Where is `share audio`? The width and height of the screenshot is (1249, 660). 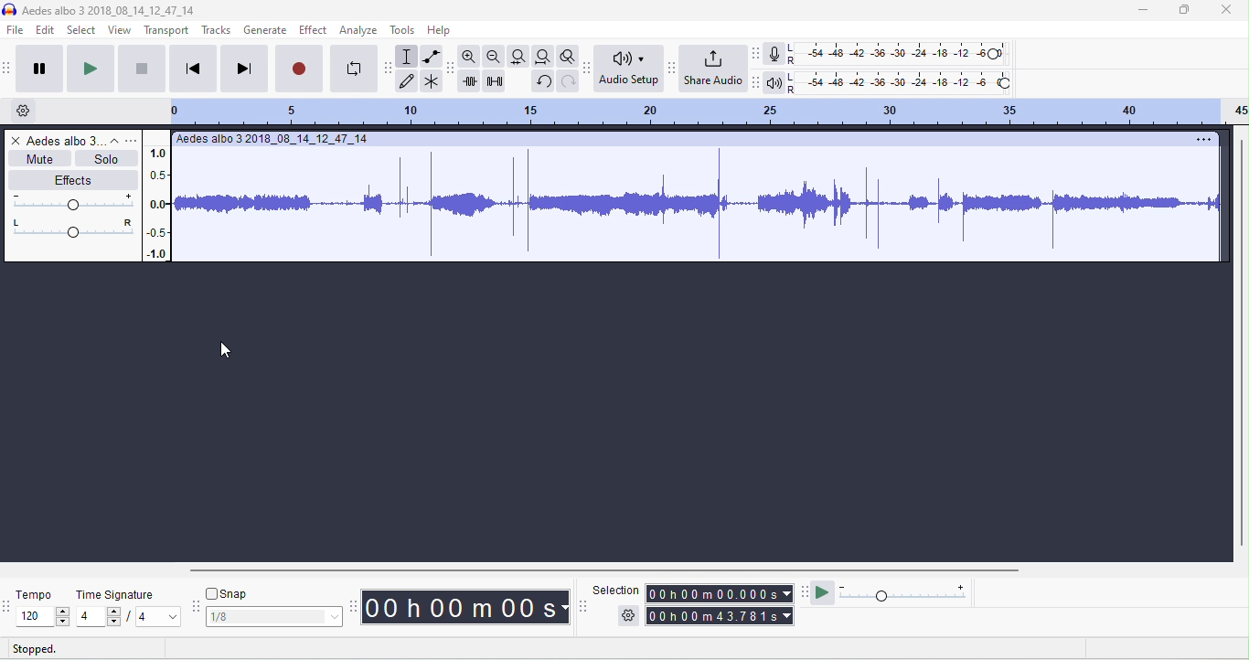 share audio is located at coordinates (714, 68).